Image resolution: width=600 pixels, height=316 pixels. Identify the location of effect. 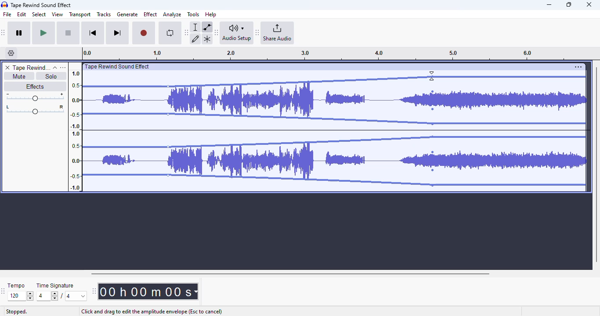
(150, 14).